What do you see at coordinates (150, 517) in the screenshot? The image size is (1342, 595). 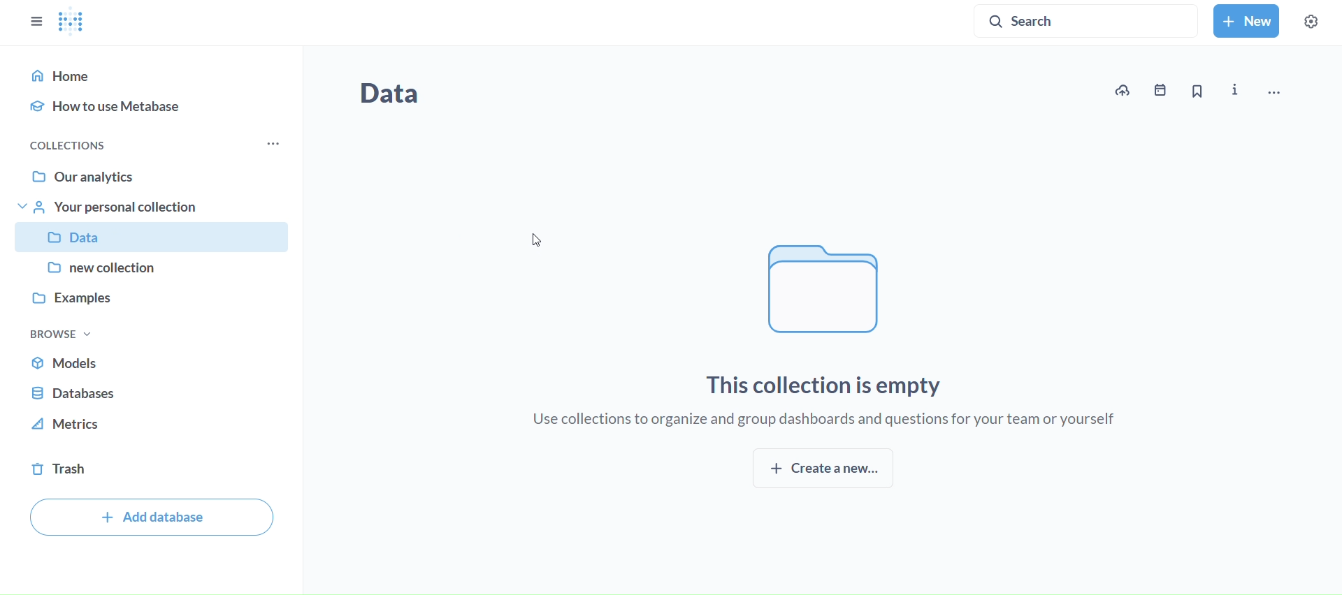 I see `add database` at bounding box center [150, 517].